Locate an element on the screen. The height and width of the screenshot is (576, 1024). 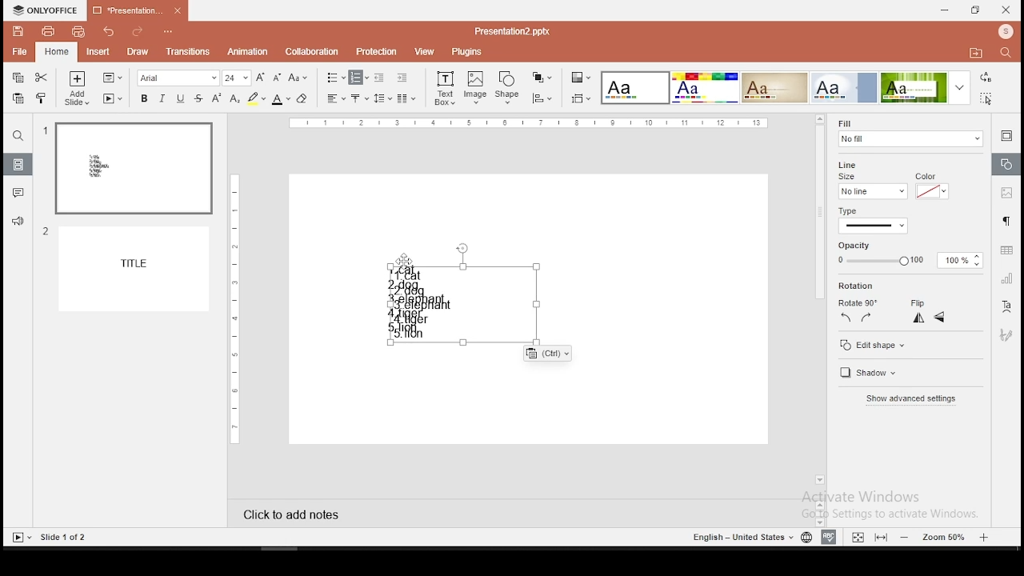
theme is located at coordinates (705, 88).